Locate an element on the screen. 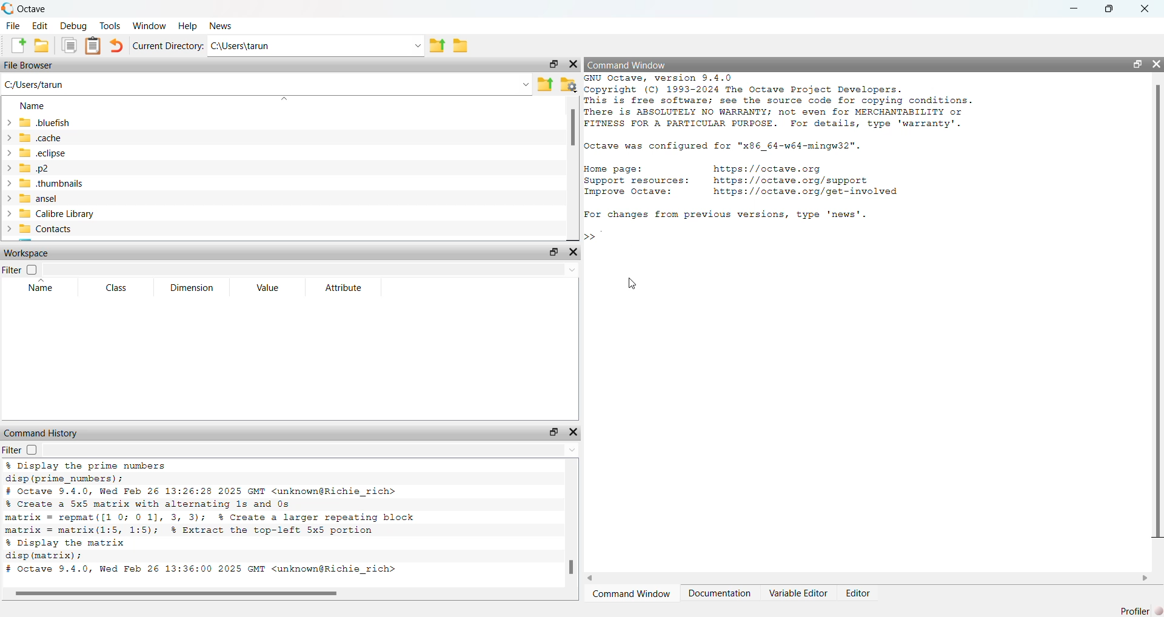  undo is located at coordinates (116, 45).